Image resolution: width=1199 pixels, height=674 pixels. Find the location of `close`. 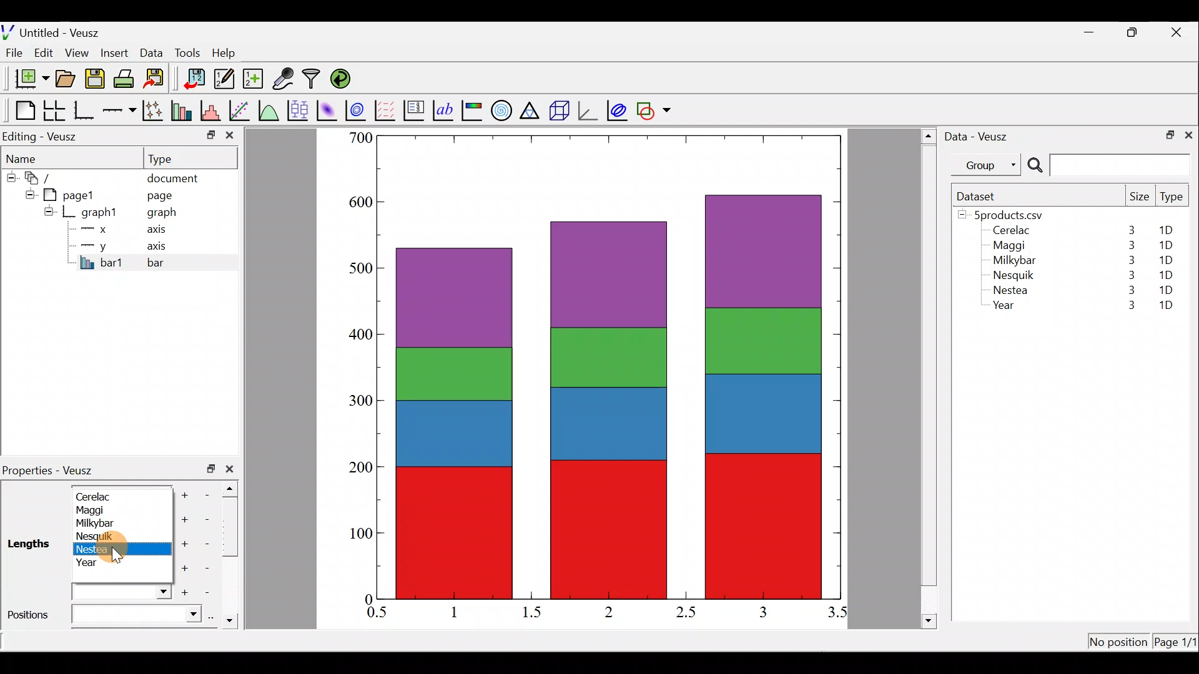

close is located at coordinates (1178, 32).